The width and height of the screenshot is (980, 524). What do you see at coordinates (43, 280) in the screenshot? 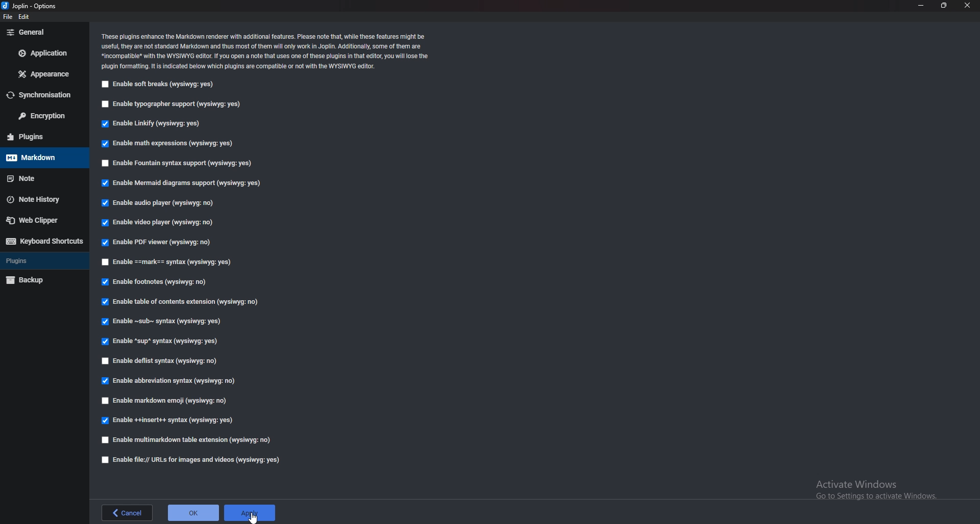
I see `Backup` at bounding box center [43, 280].